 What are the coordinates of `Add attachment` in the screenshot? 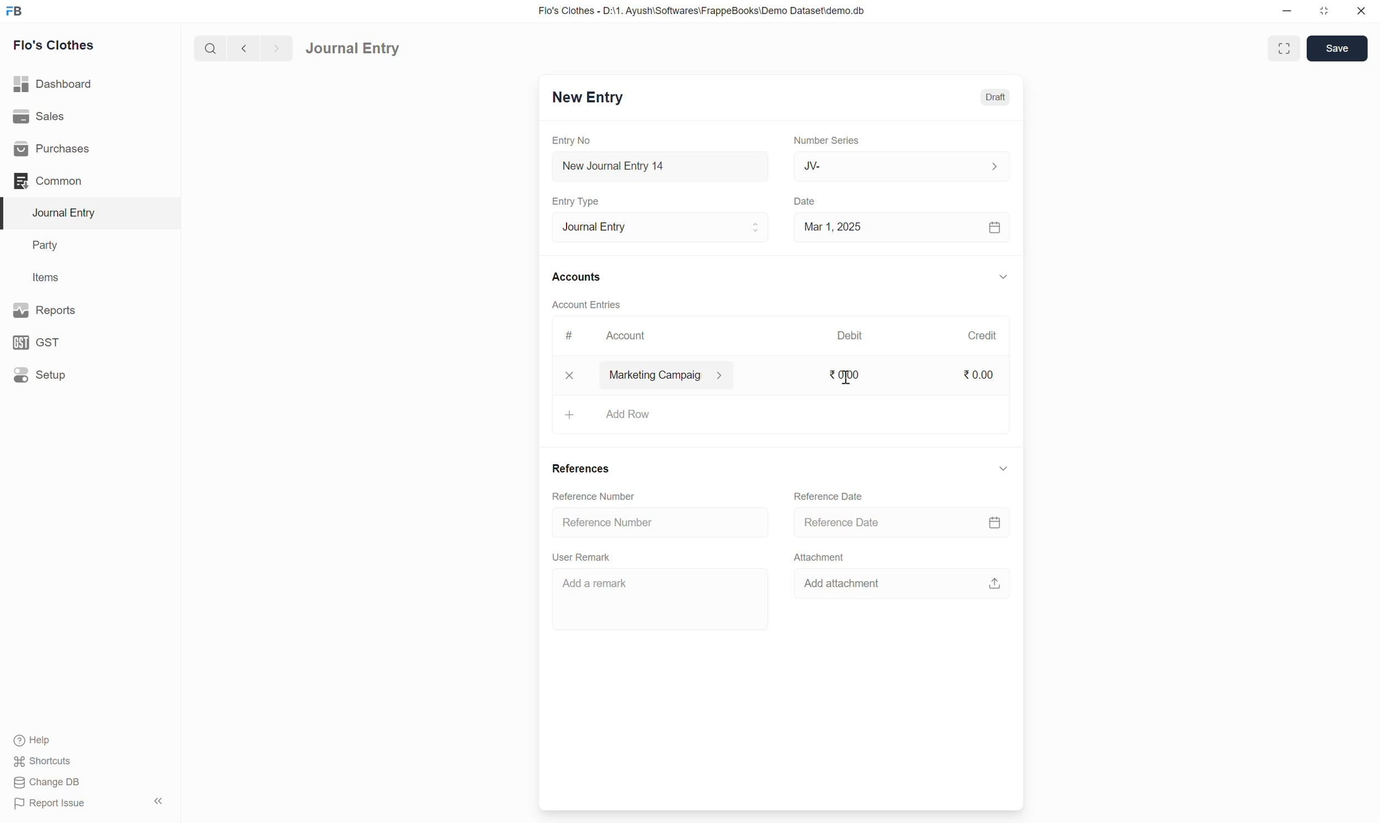 It's located at (852, 584).